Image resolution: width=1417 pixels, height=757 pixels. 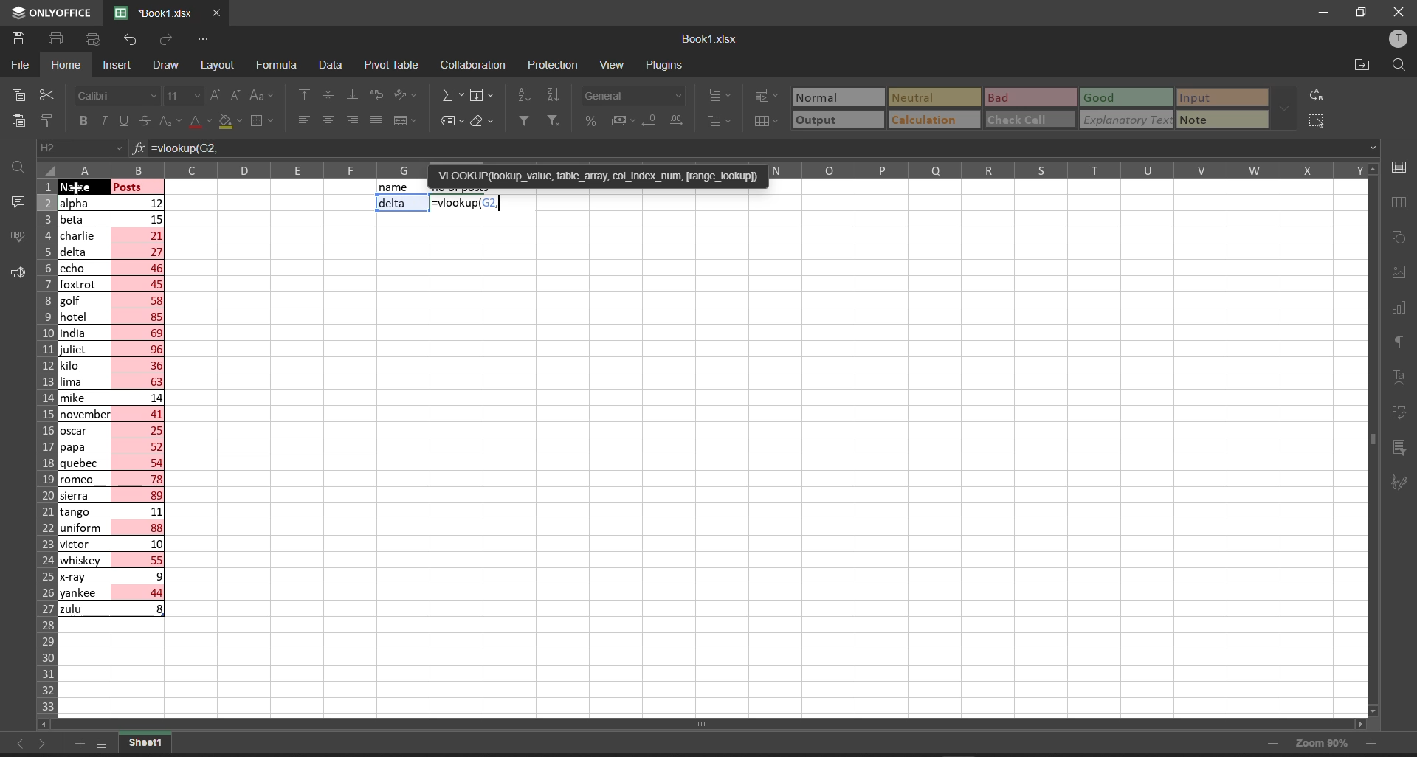 I want to click on paragraph settings, so click(x=1402, y=343).